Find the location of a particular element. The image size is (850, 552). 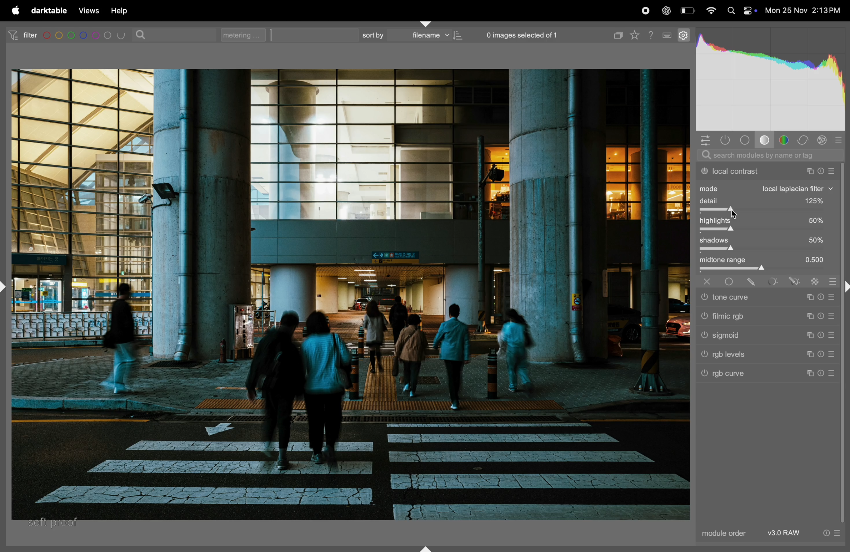

quick acesss panel is located at coordinates (705, 140).